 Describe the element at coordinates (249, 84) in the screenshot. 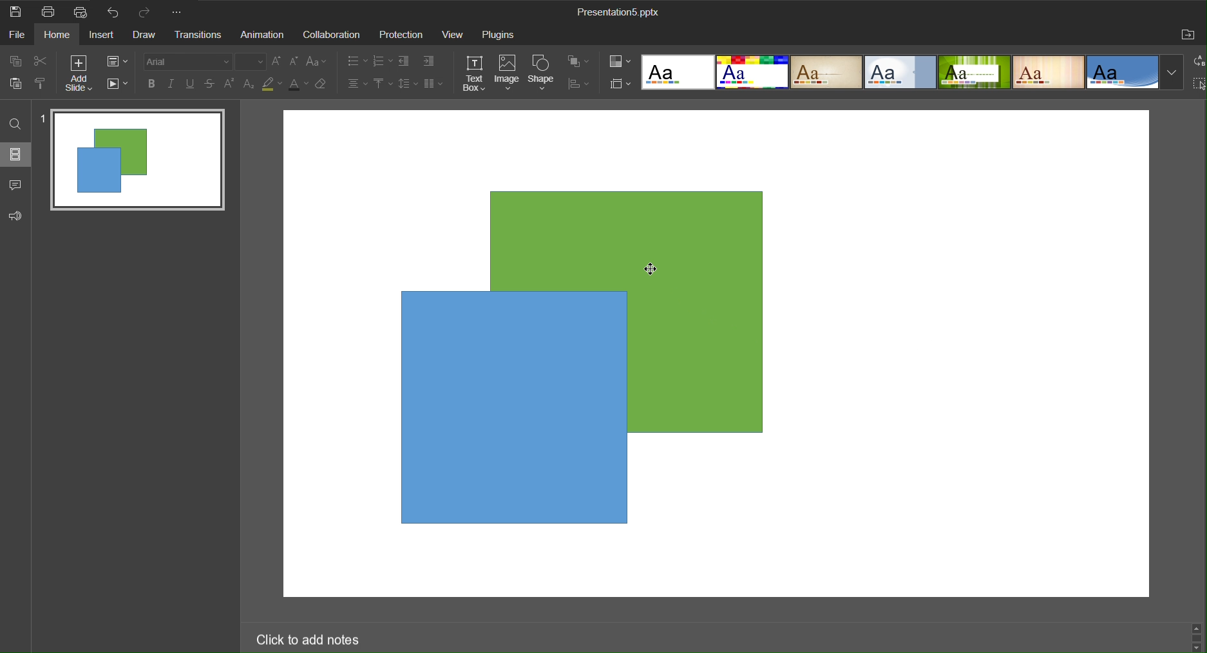

I see `Subscript` at that location.